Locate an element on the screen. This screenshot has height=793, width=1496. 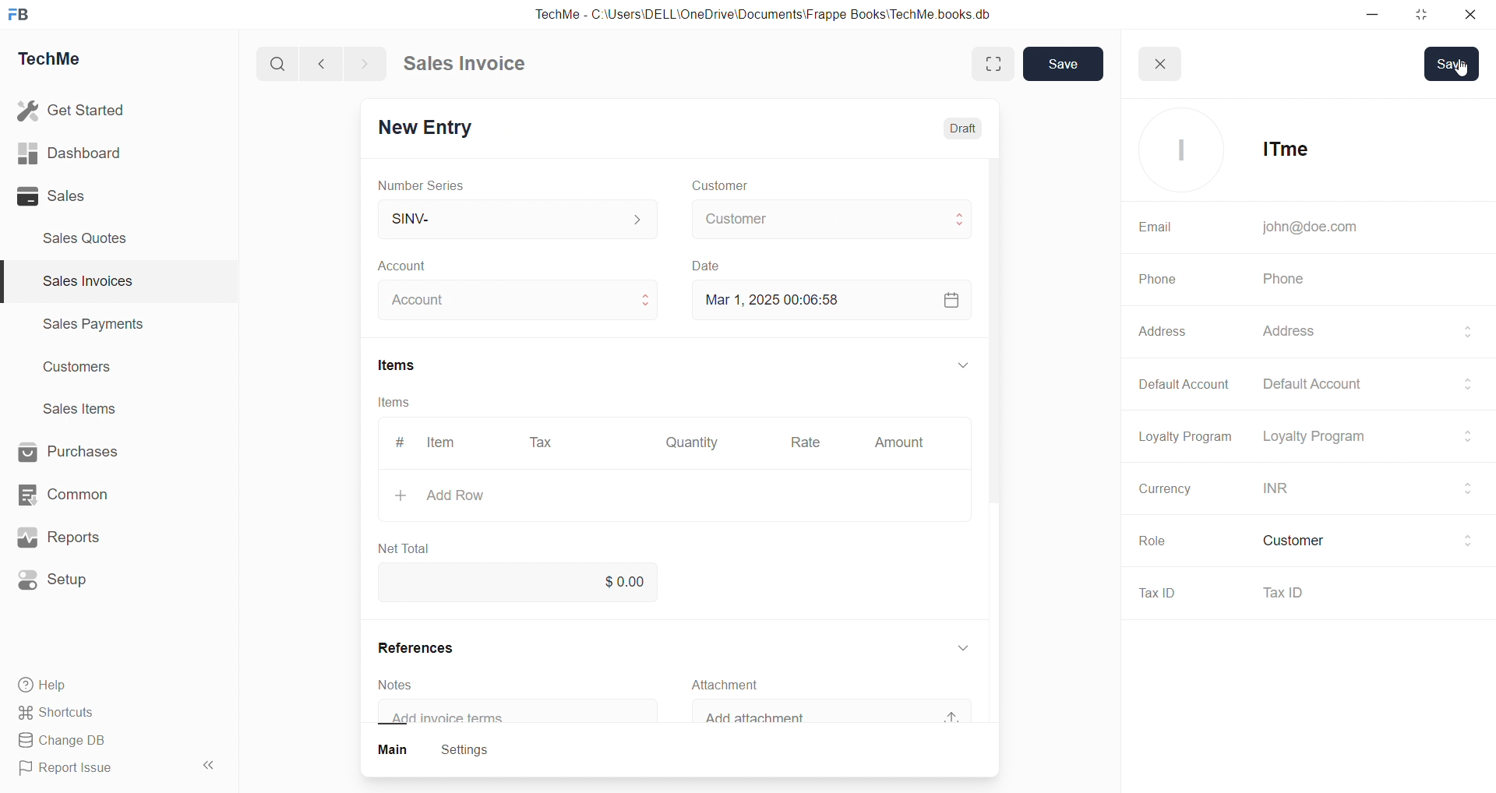
$0.00 is located at coordinates (627, 580).